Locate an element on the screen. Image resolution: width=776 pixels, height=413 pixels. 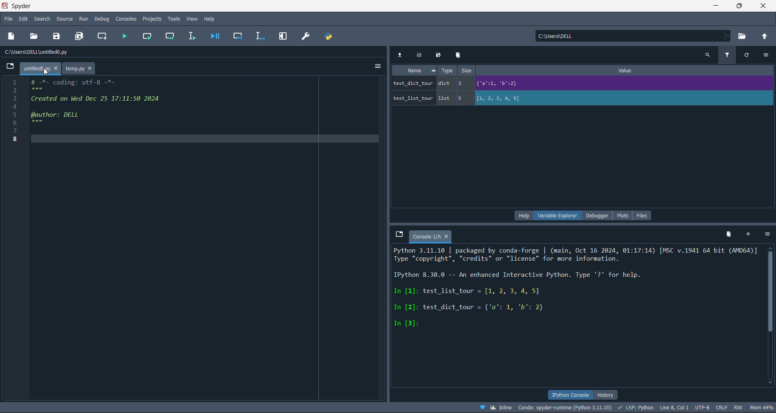
remove all variables is located at coordinates (727, 234).